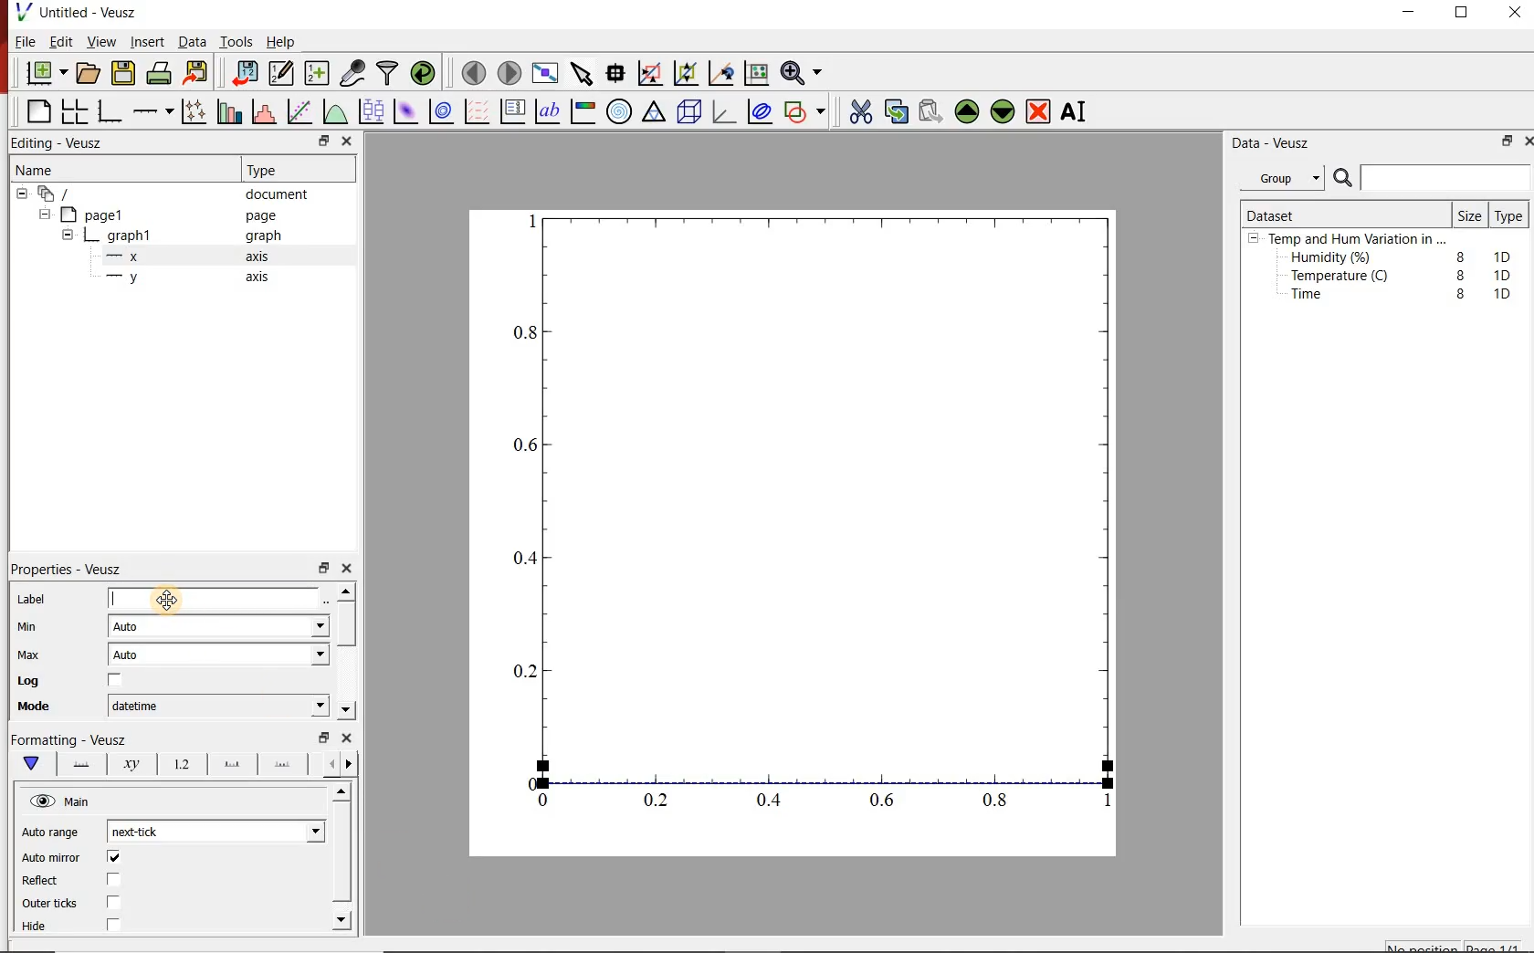  Describe the element at coordinates (586, 111) in the screenshot. I see `image color bar` at that location.